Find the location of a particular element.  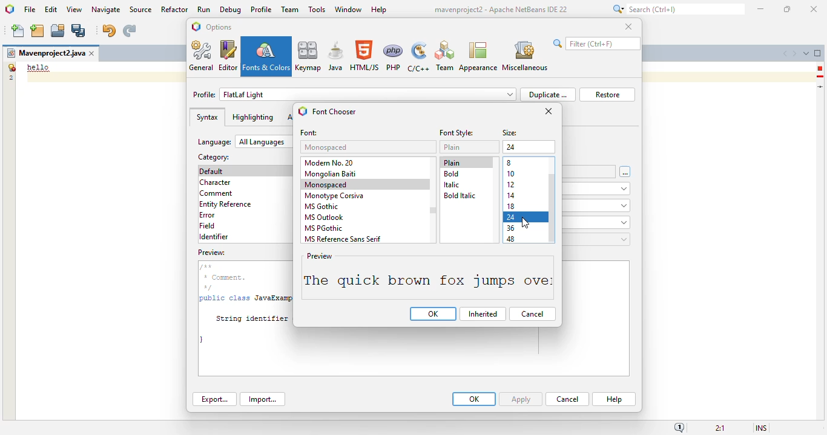

view is located at coordinates (74, 10).